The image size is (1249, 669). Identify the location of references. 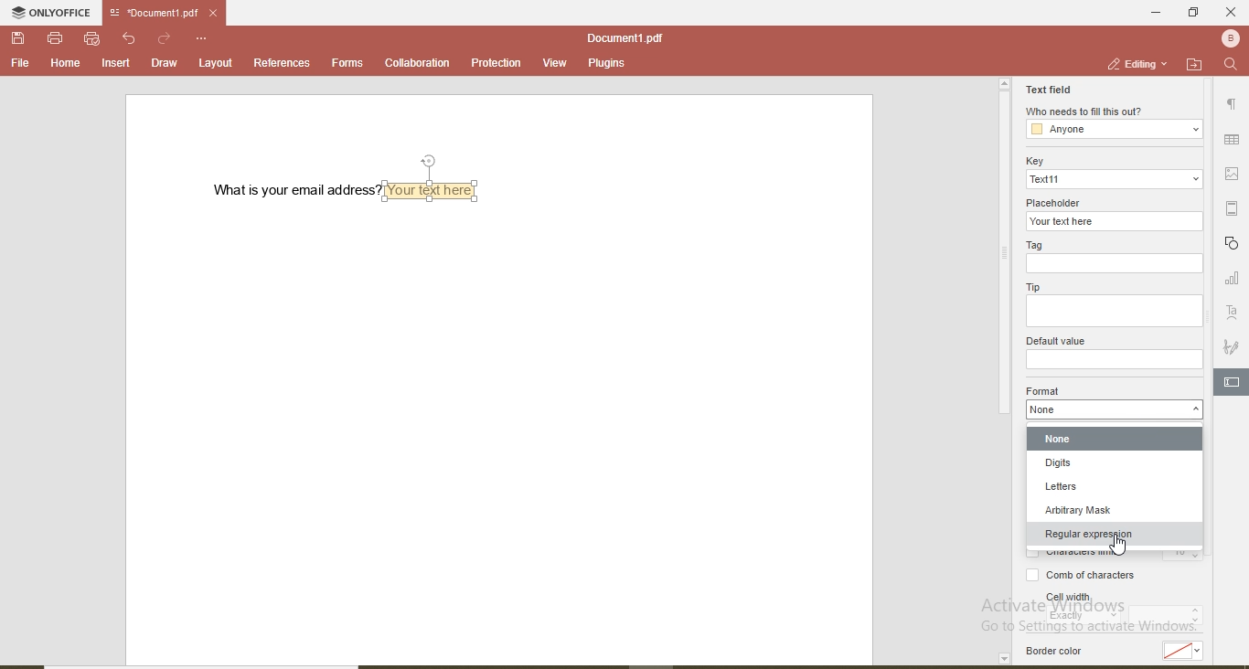
(282, 62).